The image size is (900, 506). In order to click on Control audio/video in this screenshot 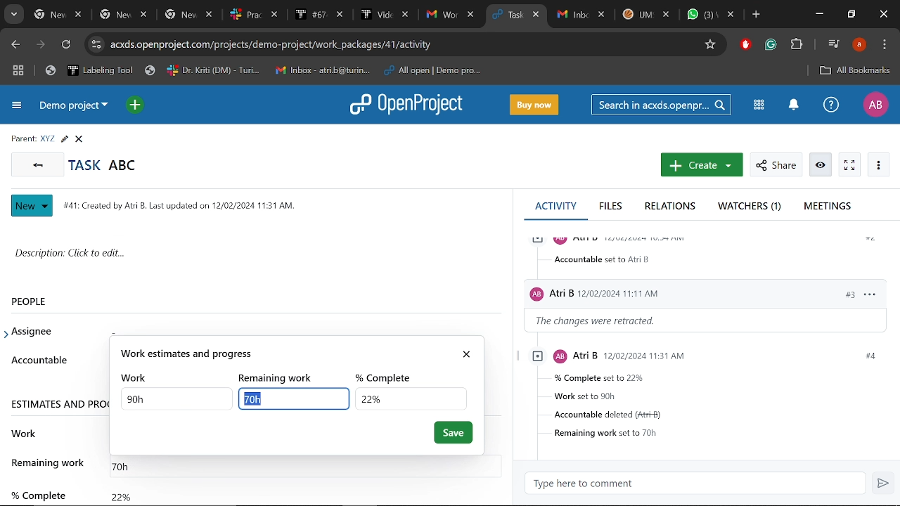, I will do `click(832, 44)`.